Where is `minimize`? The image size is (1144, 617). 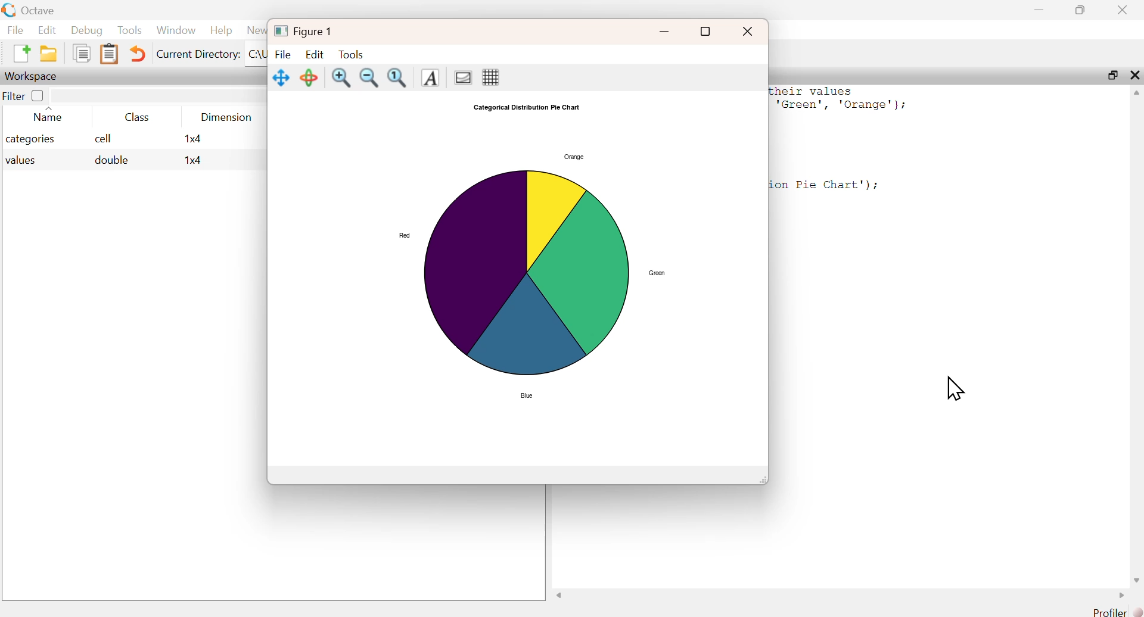 minimize is located at coordinates (664, 31).